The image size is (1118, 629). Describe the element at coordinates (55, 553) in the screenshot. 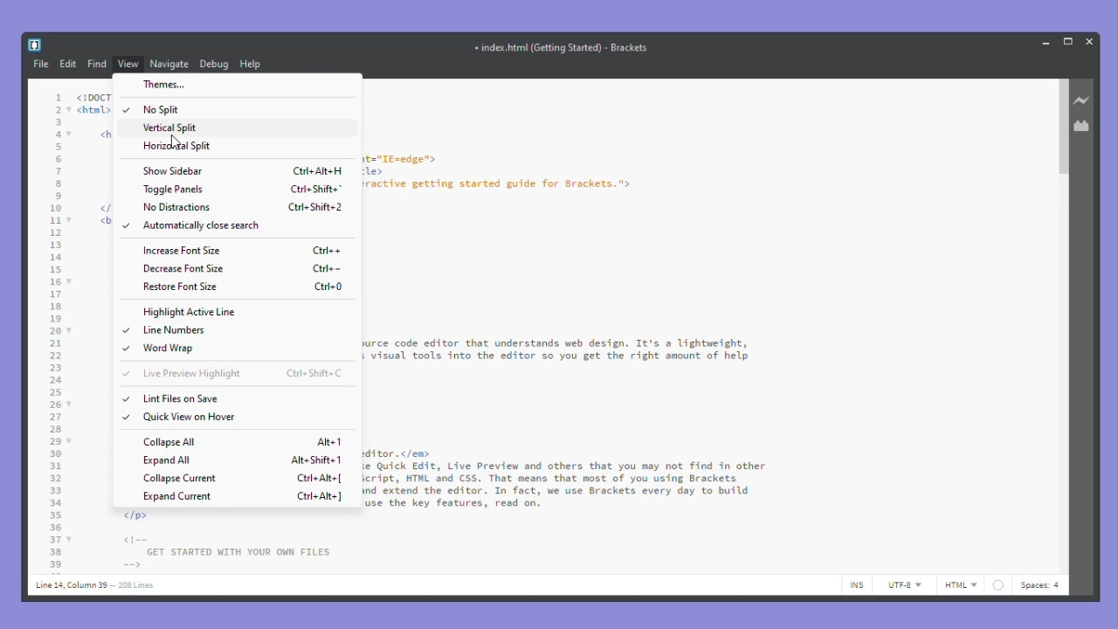

I see `38` at that location.